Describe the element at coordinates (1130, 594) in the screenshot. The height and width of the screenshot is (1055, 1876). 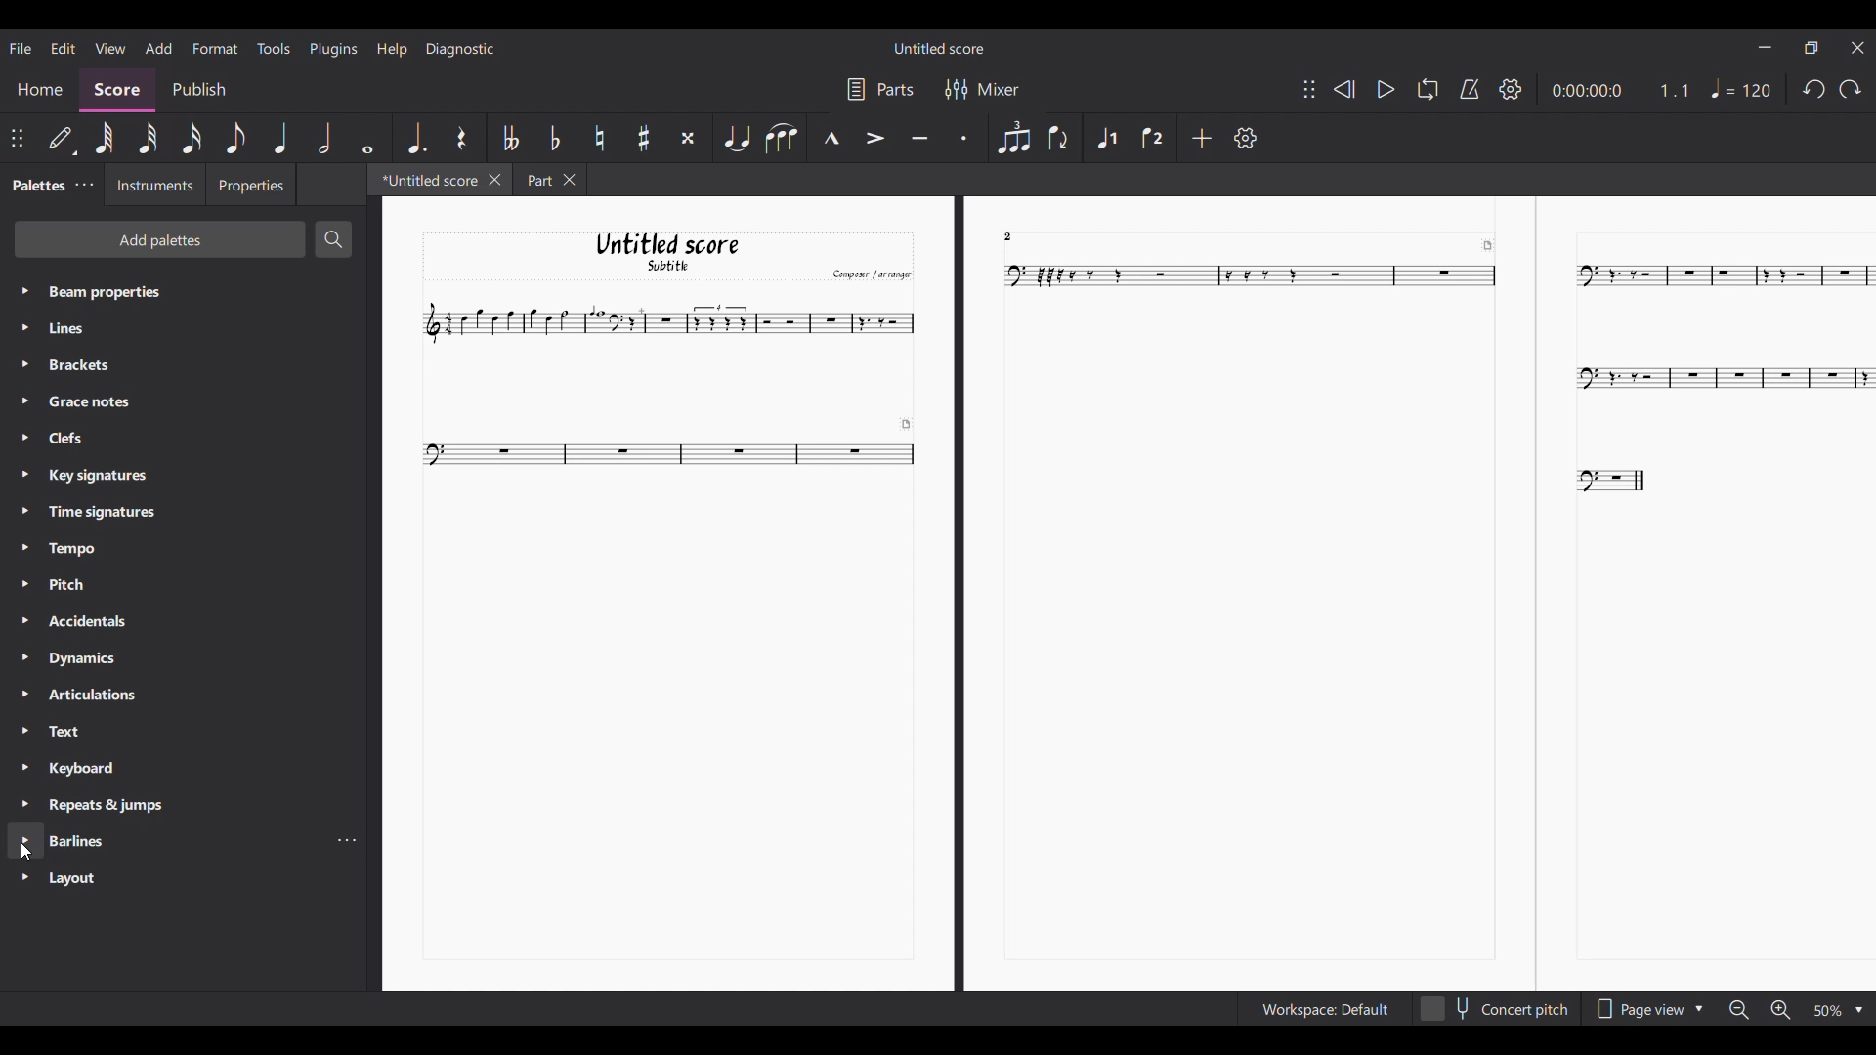
I see `Current score` at that location.